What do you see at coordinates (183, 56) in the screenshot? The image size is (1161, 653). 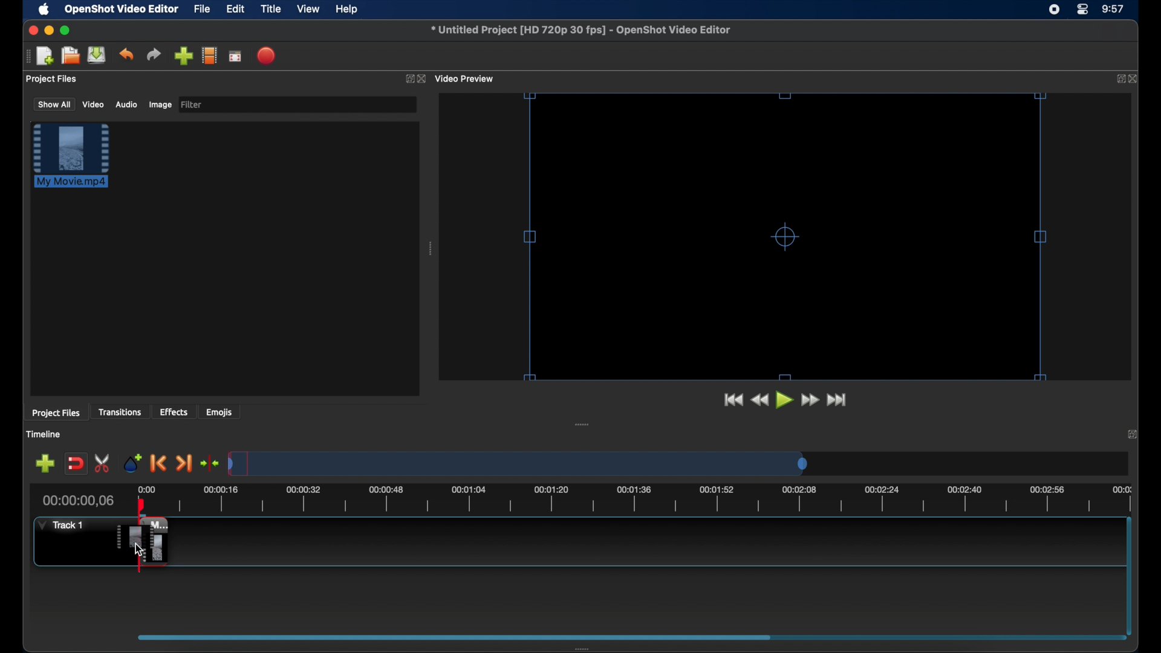 I see `import files` at bounding box center [183, 56].